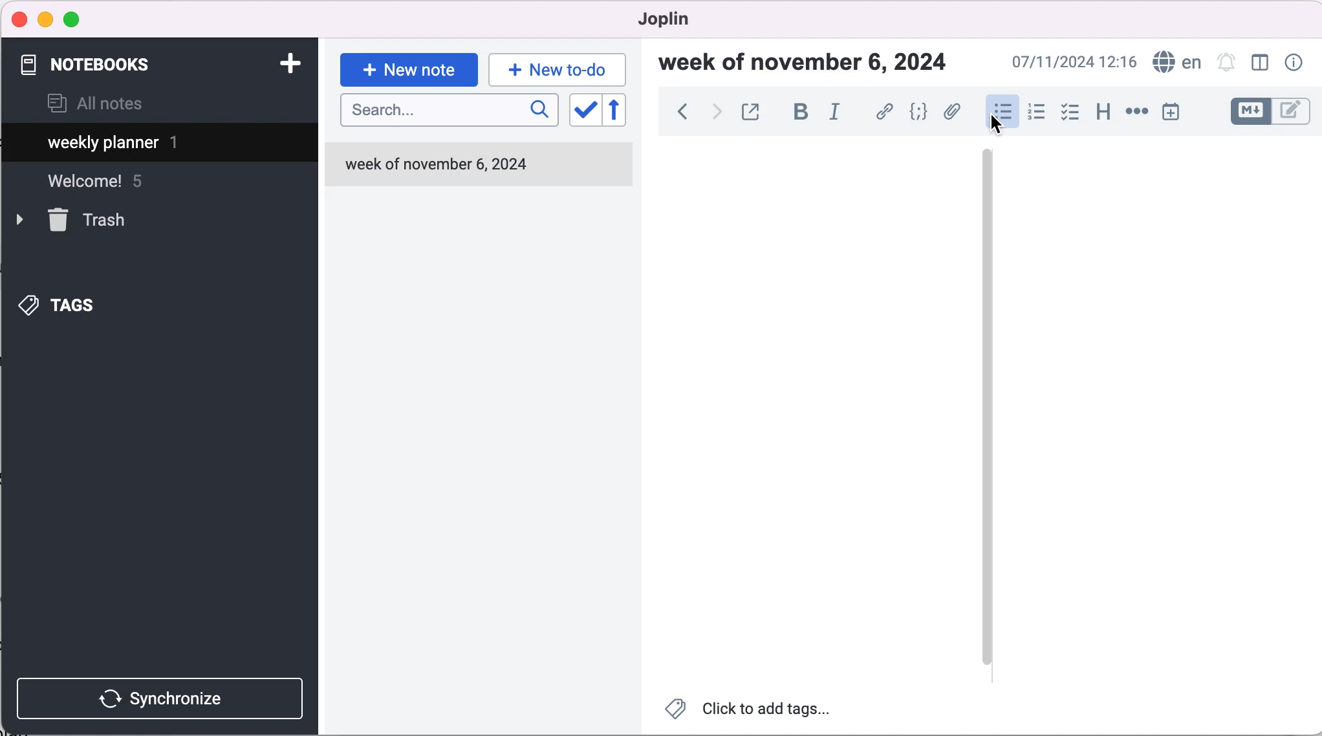  What do you see at coordinates (999, 125) in the screenshot?
I see `cursor` at bounding box center [999, 125].